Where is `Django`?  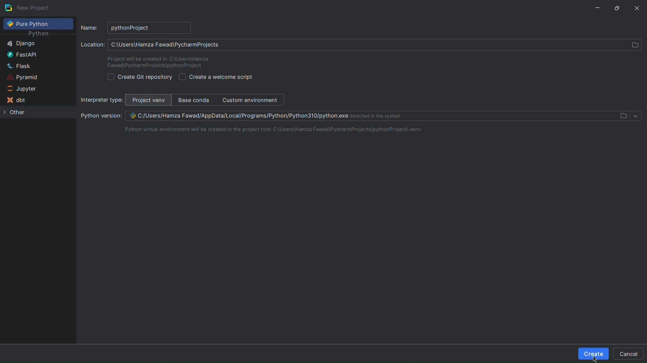
Django is located at coordinates (21, 44).